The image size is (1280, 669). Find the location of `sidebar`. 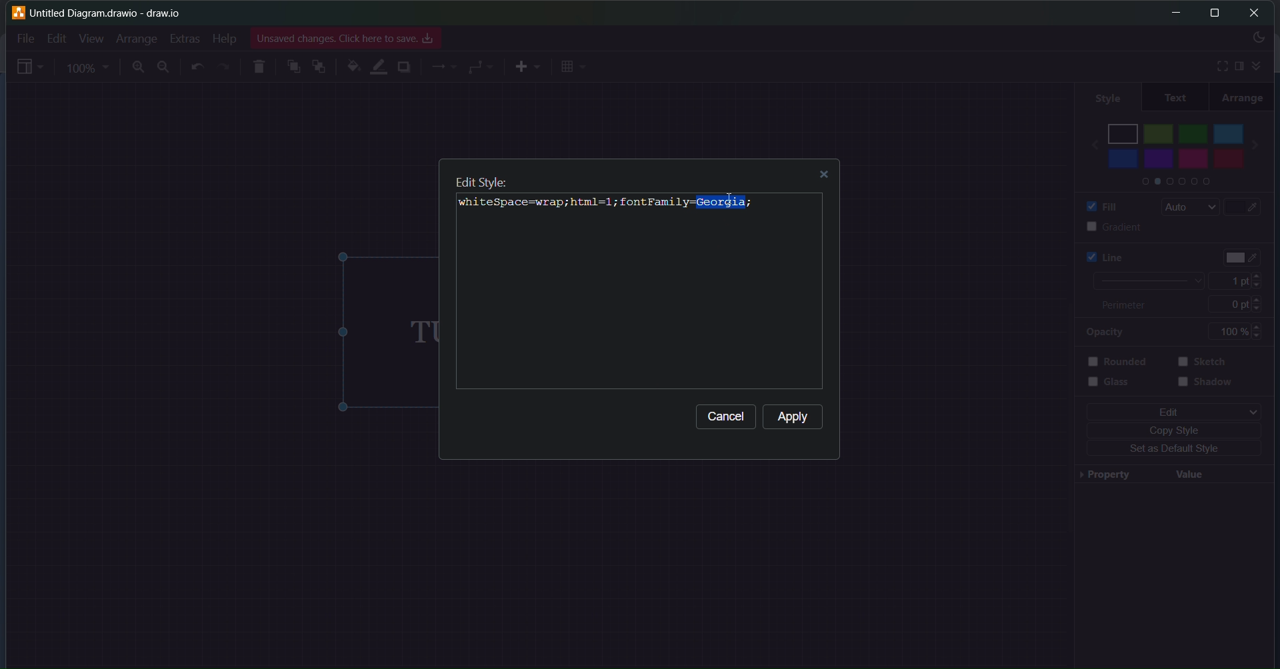

sidebar is located at coordinates (1239, 66).